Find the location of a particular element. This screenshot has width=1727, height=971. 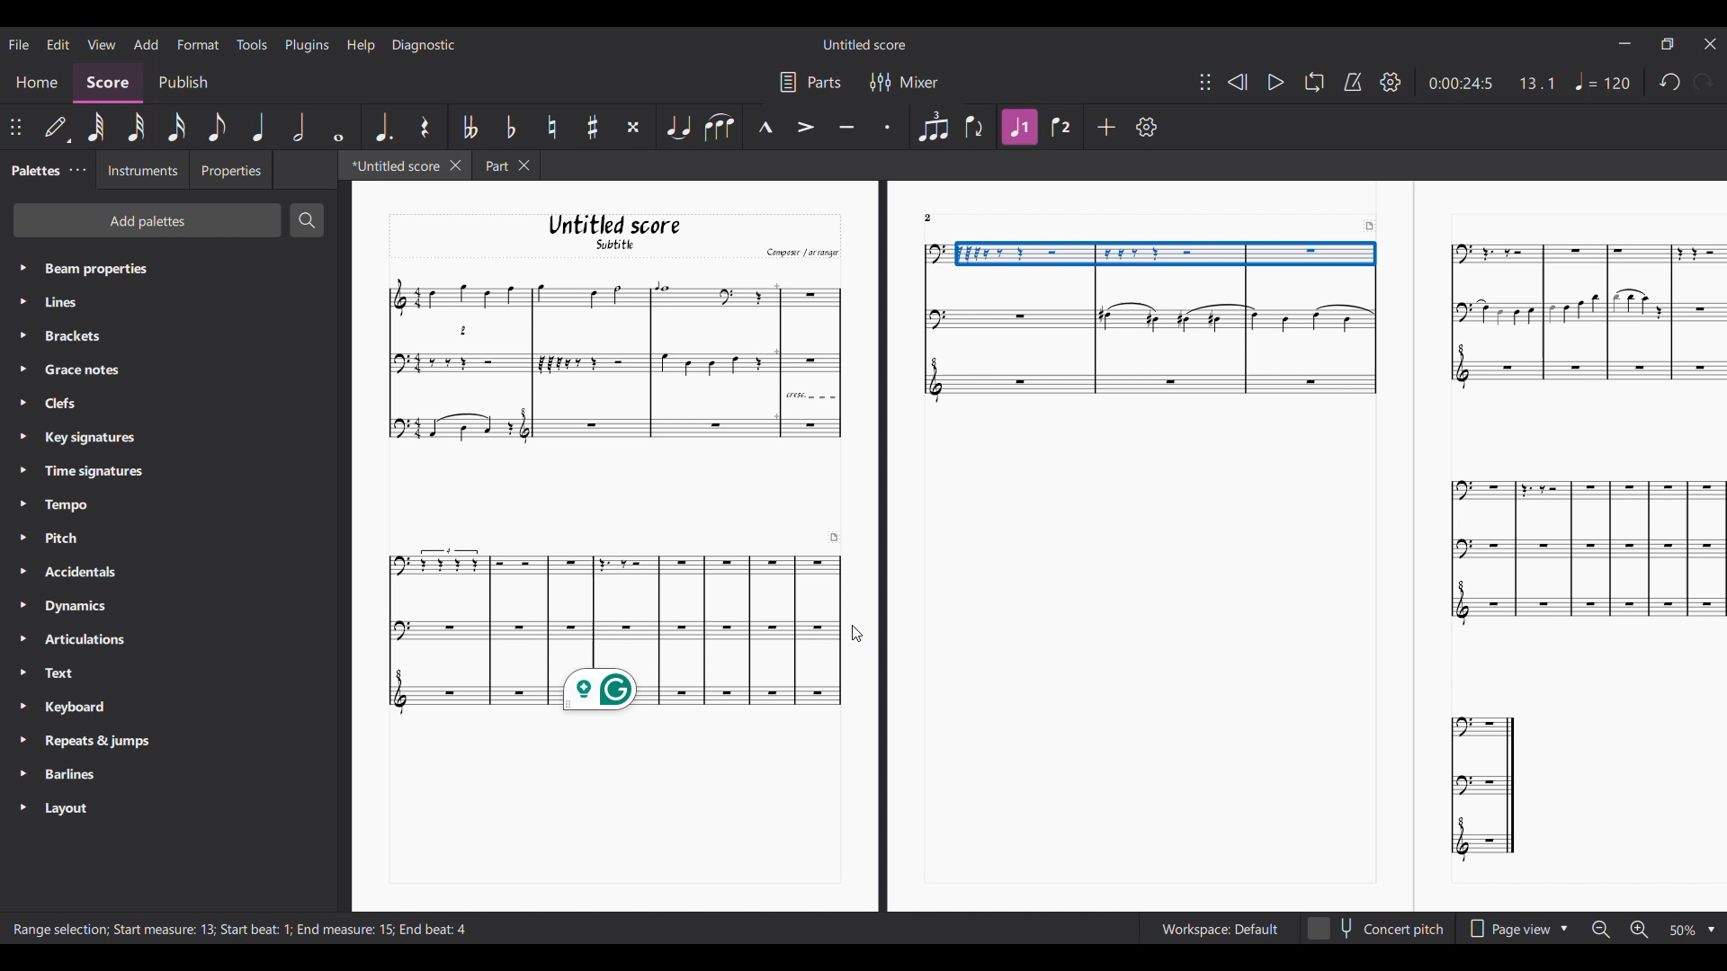

Score  is located at coordinates (108, 84).